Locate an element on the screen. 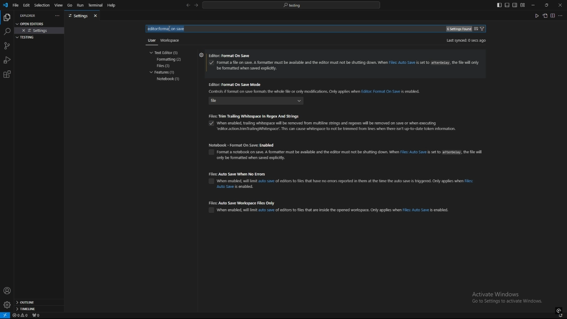 This screenshot has width=567, height=319. text editor is located at coordinates (166, 52).